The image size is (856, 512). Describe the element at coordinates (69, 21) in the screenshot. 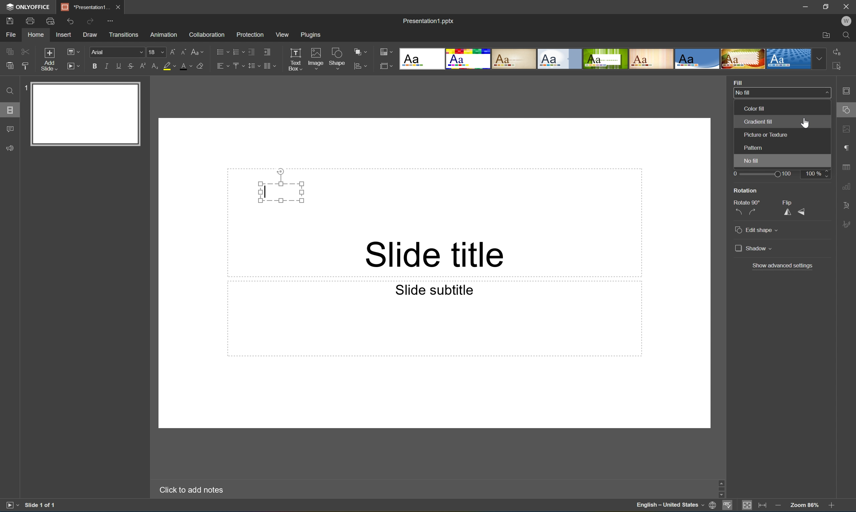

I see `Undo` at that location.